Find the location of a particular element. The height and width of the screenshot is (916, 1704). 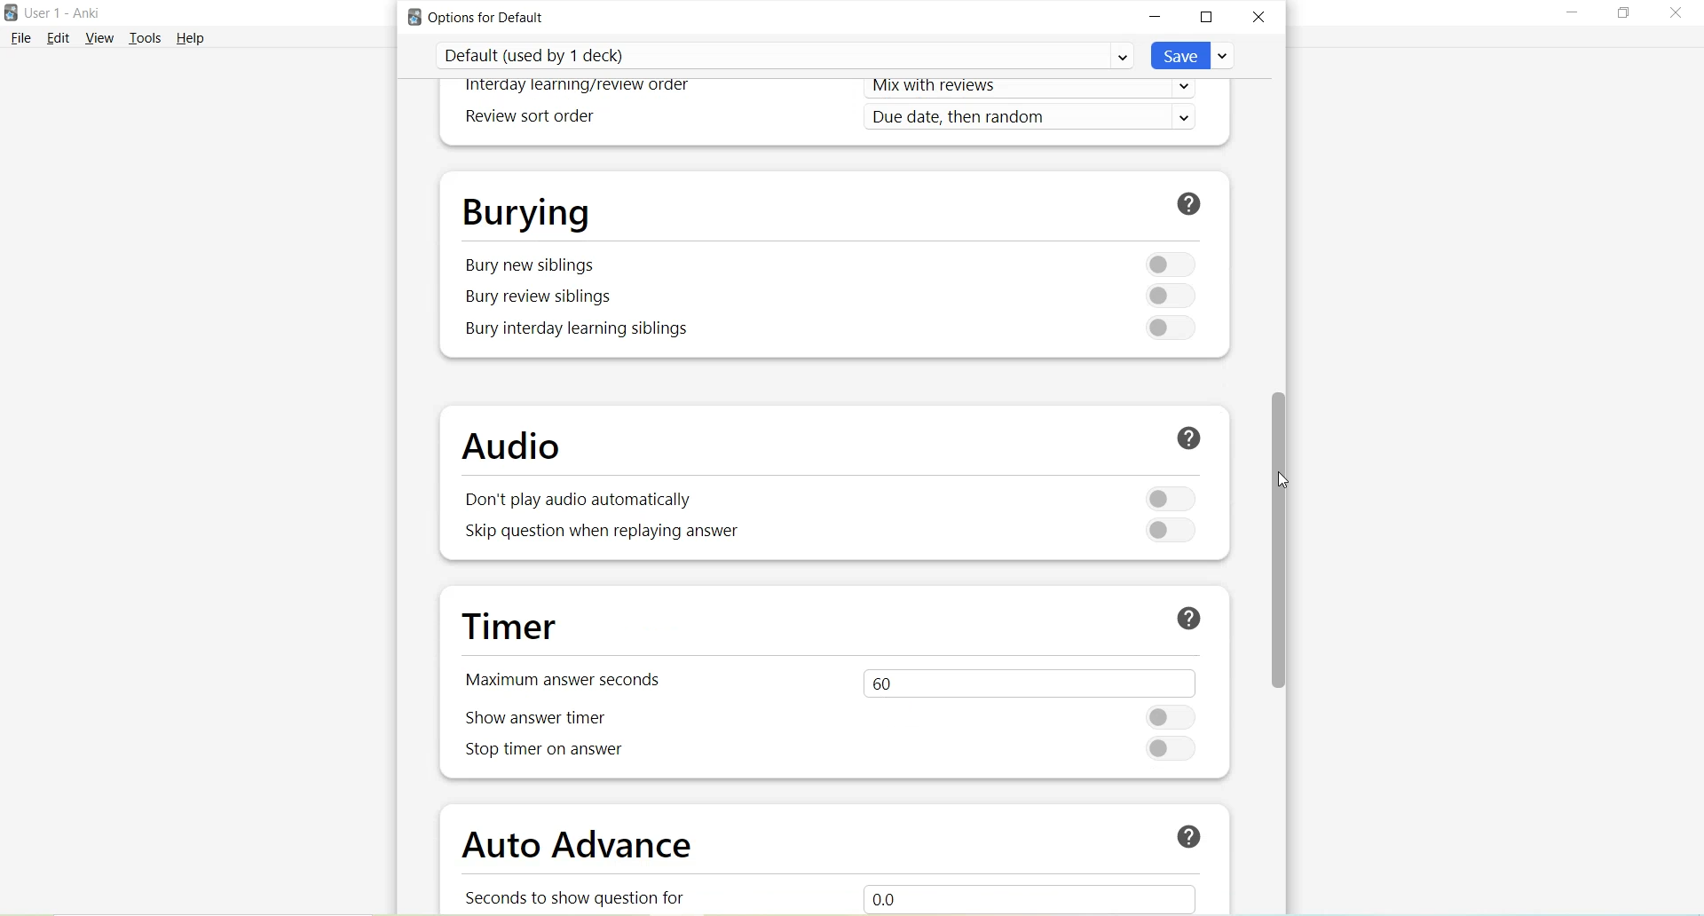

Due date, then random is located at coordinates (1036, 118).